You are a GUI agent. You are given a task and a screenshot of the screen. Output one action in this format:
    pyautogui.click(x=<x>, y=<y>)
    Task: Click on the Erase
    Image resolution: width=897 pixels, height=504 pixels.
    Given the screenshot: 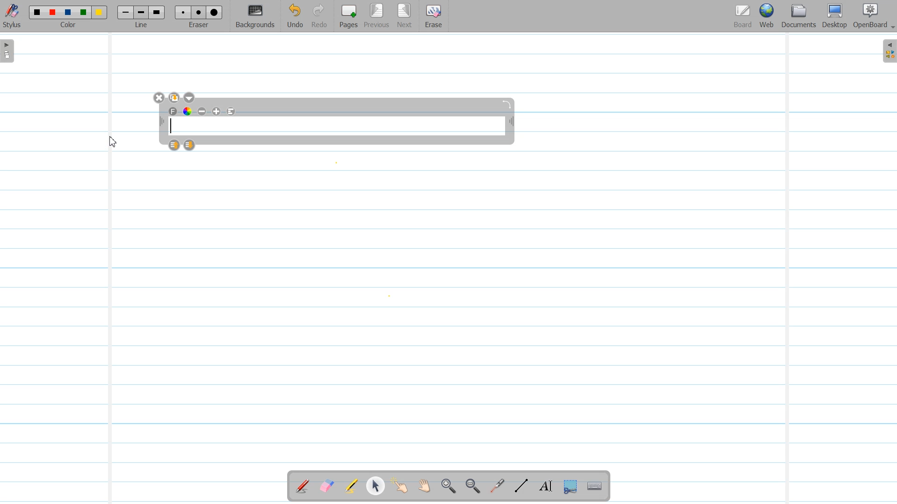 What is the action you would take?
    pyautogui.click(x=433, y=16)
    